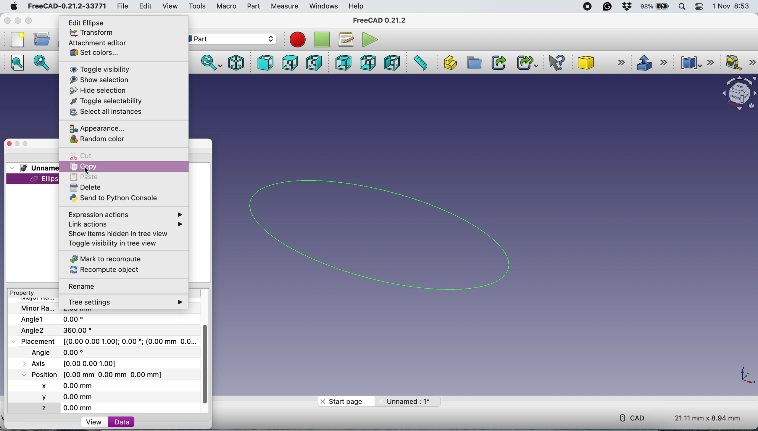  What do you see at coordinates (54, 319) in the screenshot?
I see `Angle1` at bounding box center [54, 319].